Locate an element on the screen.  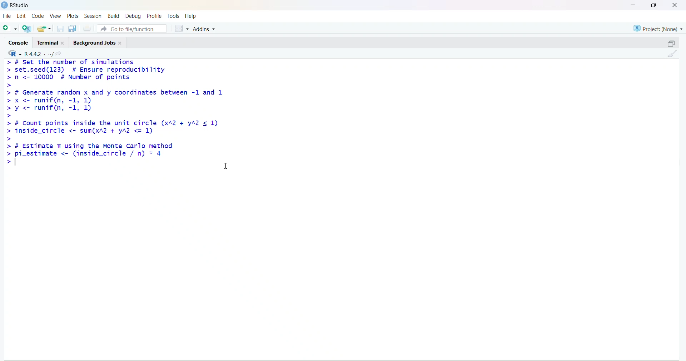
Debug is located at coordinates (134, 15).